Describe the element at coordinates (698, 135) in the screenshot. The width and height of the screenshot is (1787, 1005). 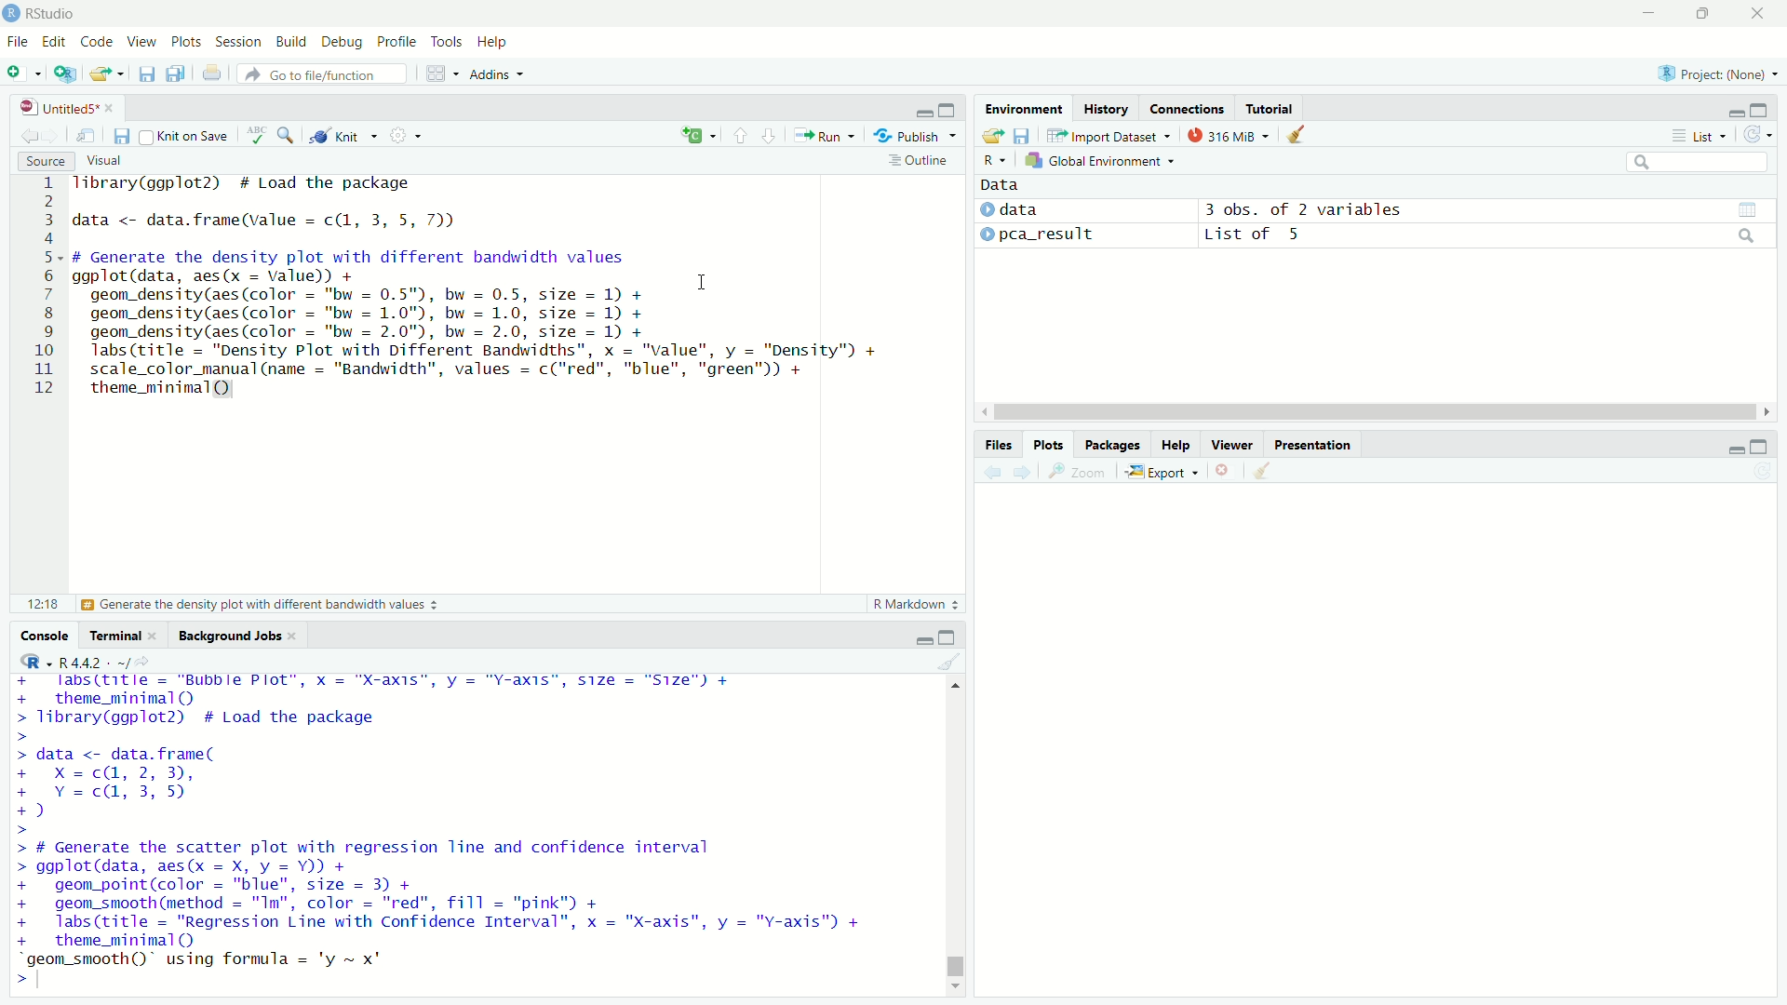
I see `insert a new code/chunk` at that location.